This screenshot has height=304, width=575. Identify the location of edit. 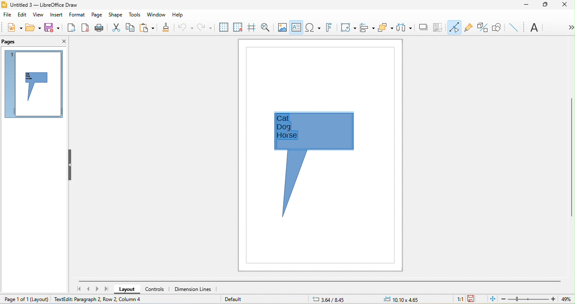
(22, 14).